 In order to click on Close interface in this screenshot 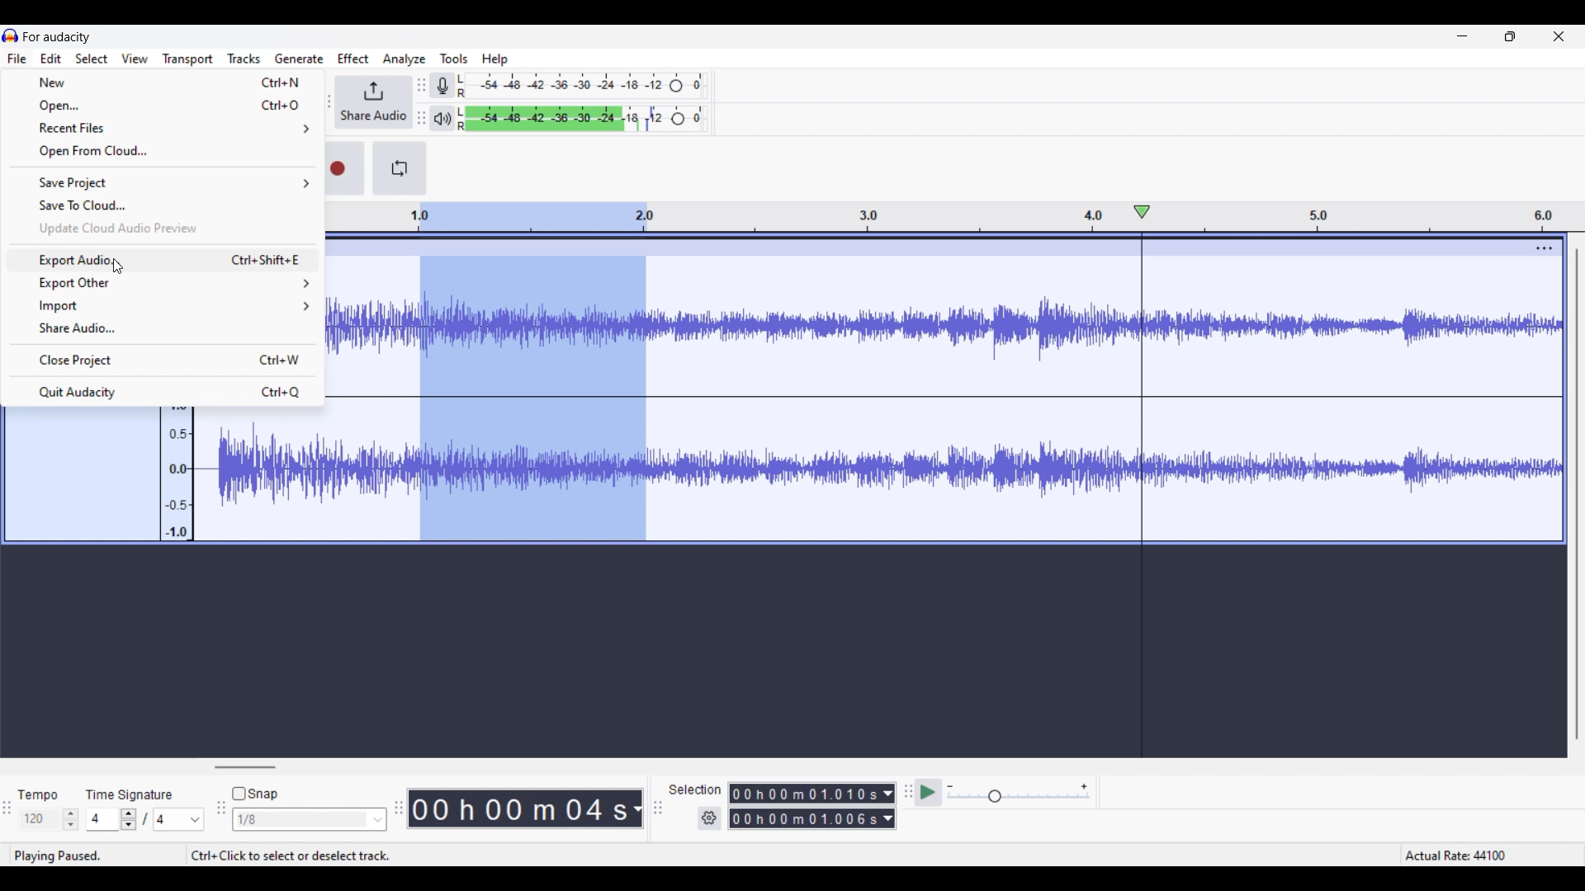, I will do `click(1559, 36)`.